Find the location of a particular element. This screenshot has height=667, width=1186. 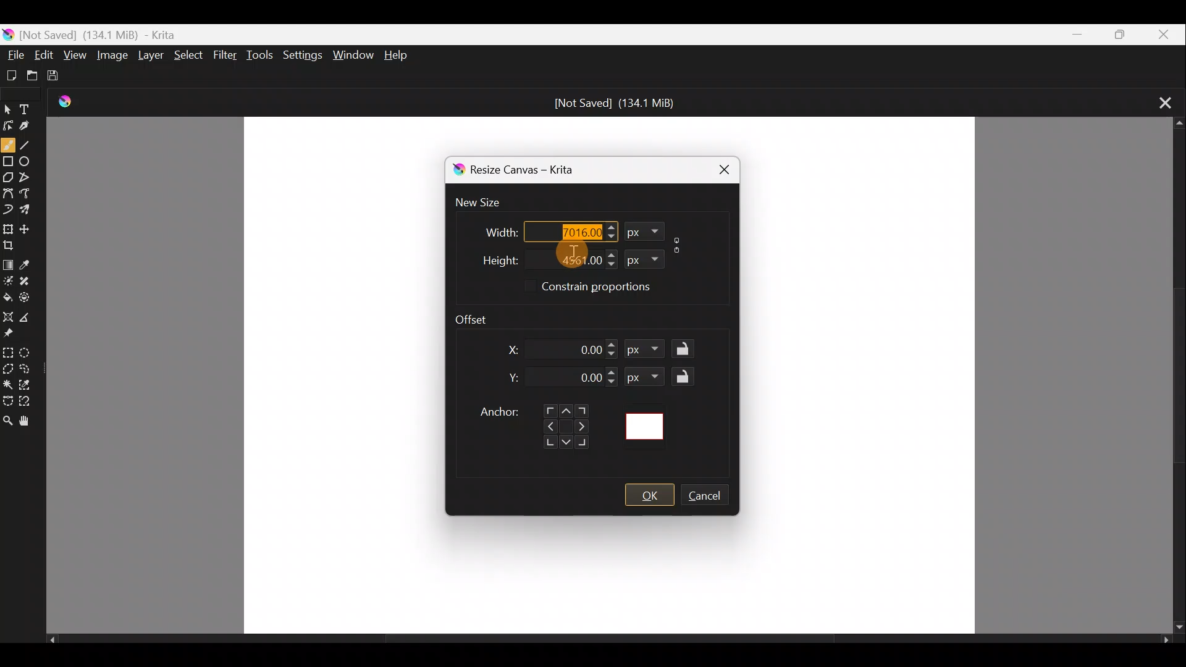

Format is located at coordinates (641, 258).